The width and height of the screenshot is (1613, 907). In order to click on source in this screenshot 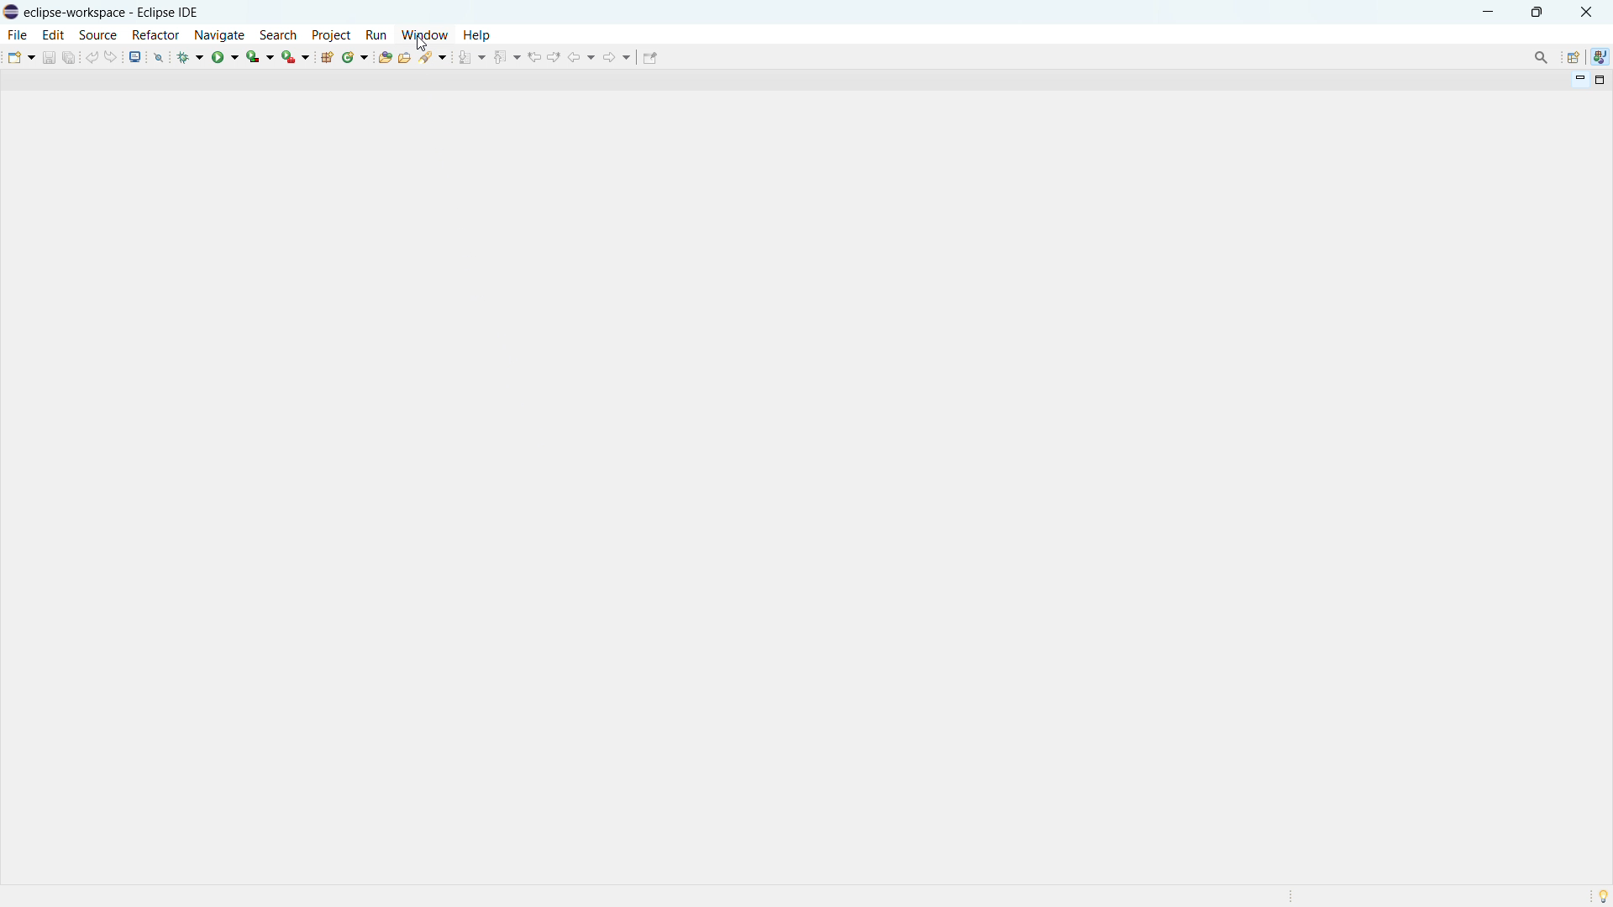, I will do `click(97, 35)`.